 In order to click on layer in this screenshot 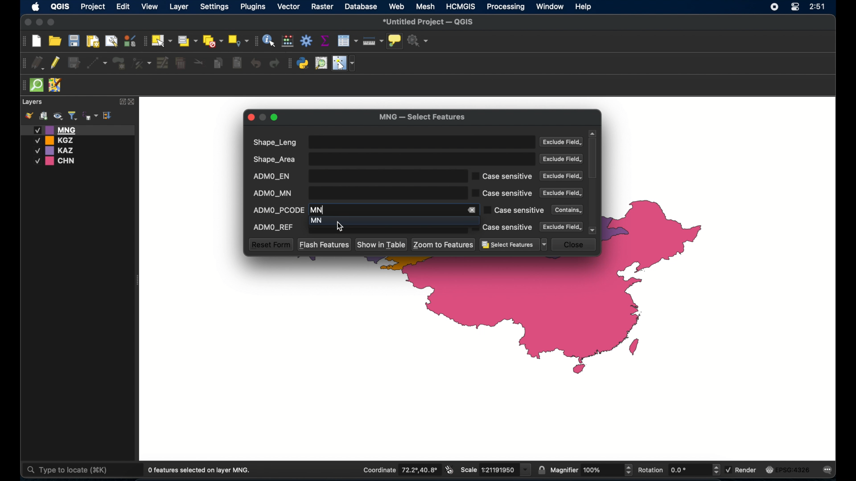, I will do `click(178, 7)`.